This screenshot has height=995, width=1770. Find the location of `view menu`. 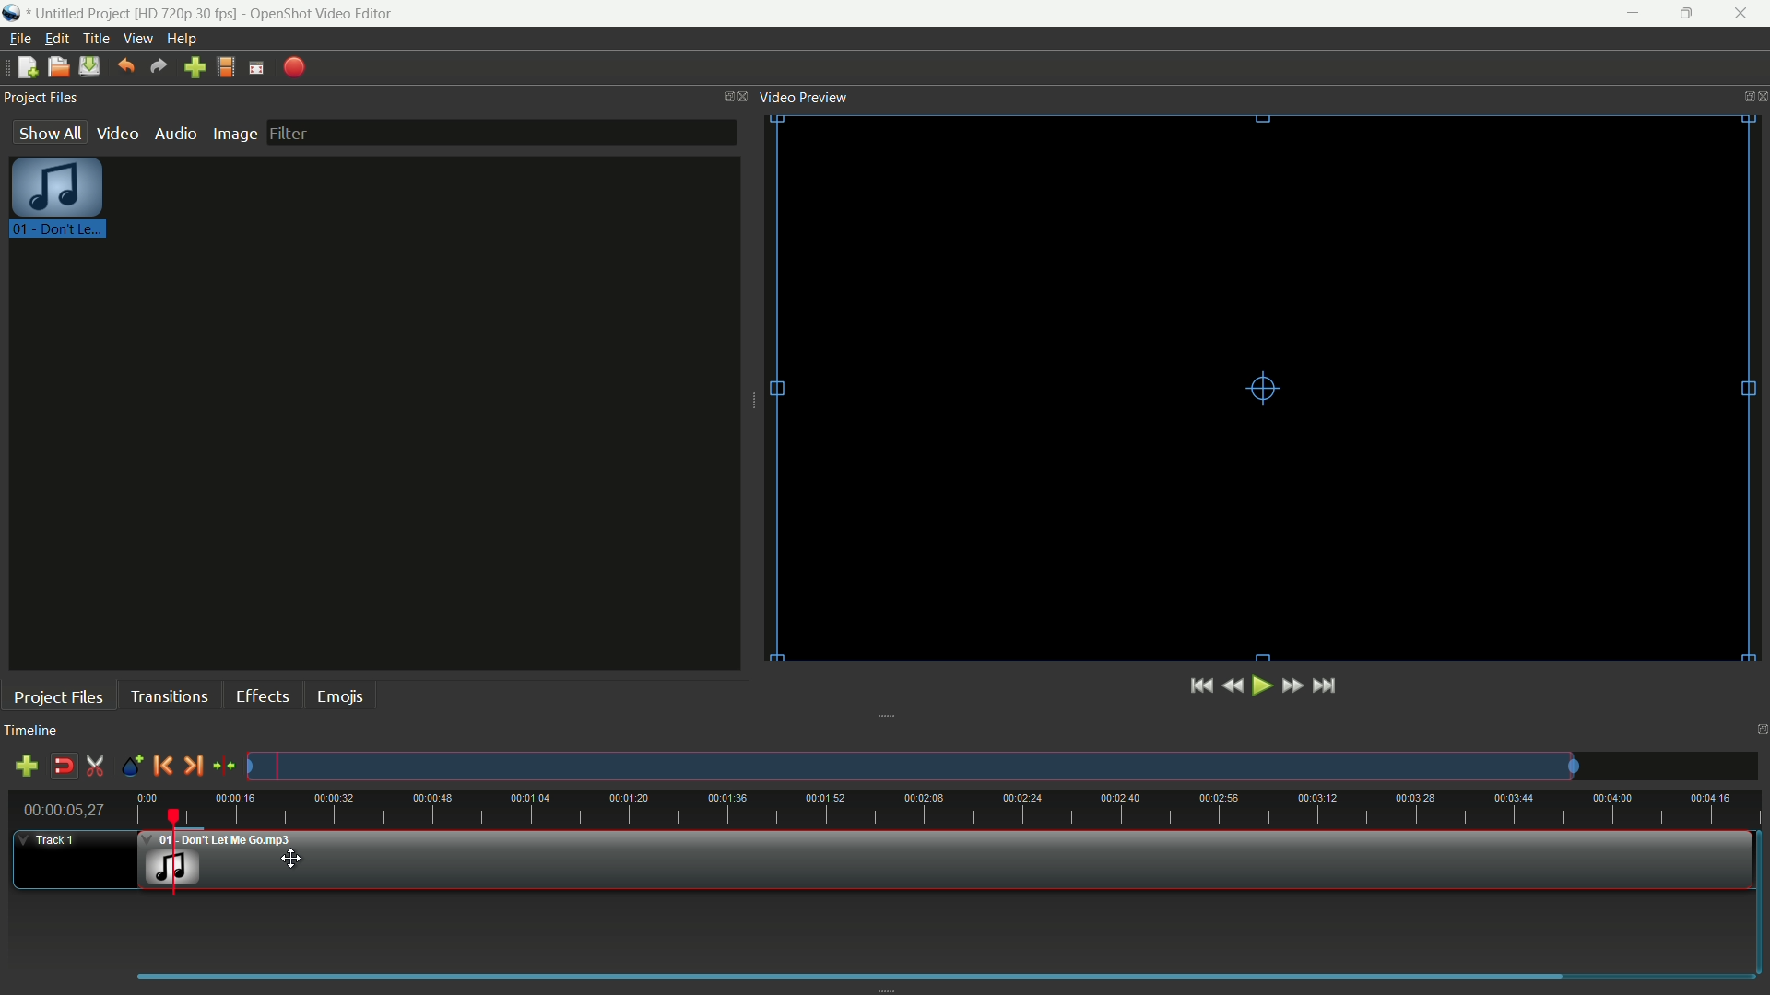

view menu is located at coordinates (139, 40).